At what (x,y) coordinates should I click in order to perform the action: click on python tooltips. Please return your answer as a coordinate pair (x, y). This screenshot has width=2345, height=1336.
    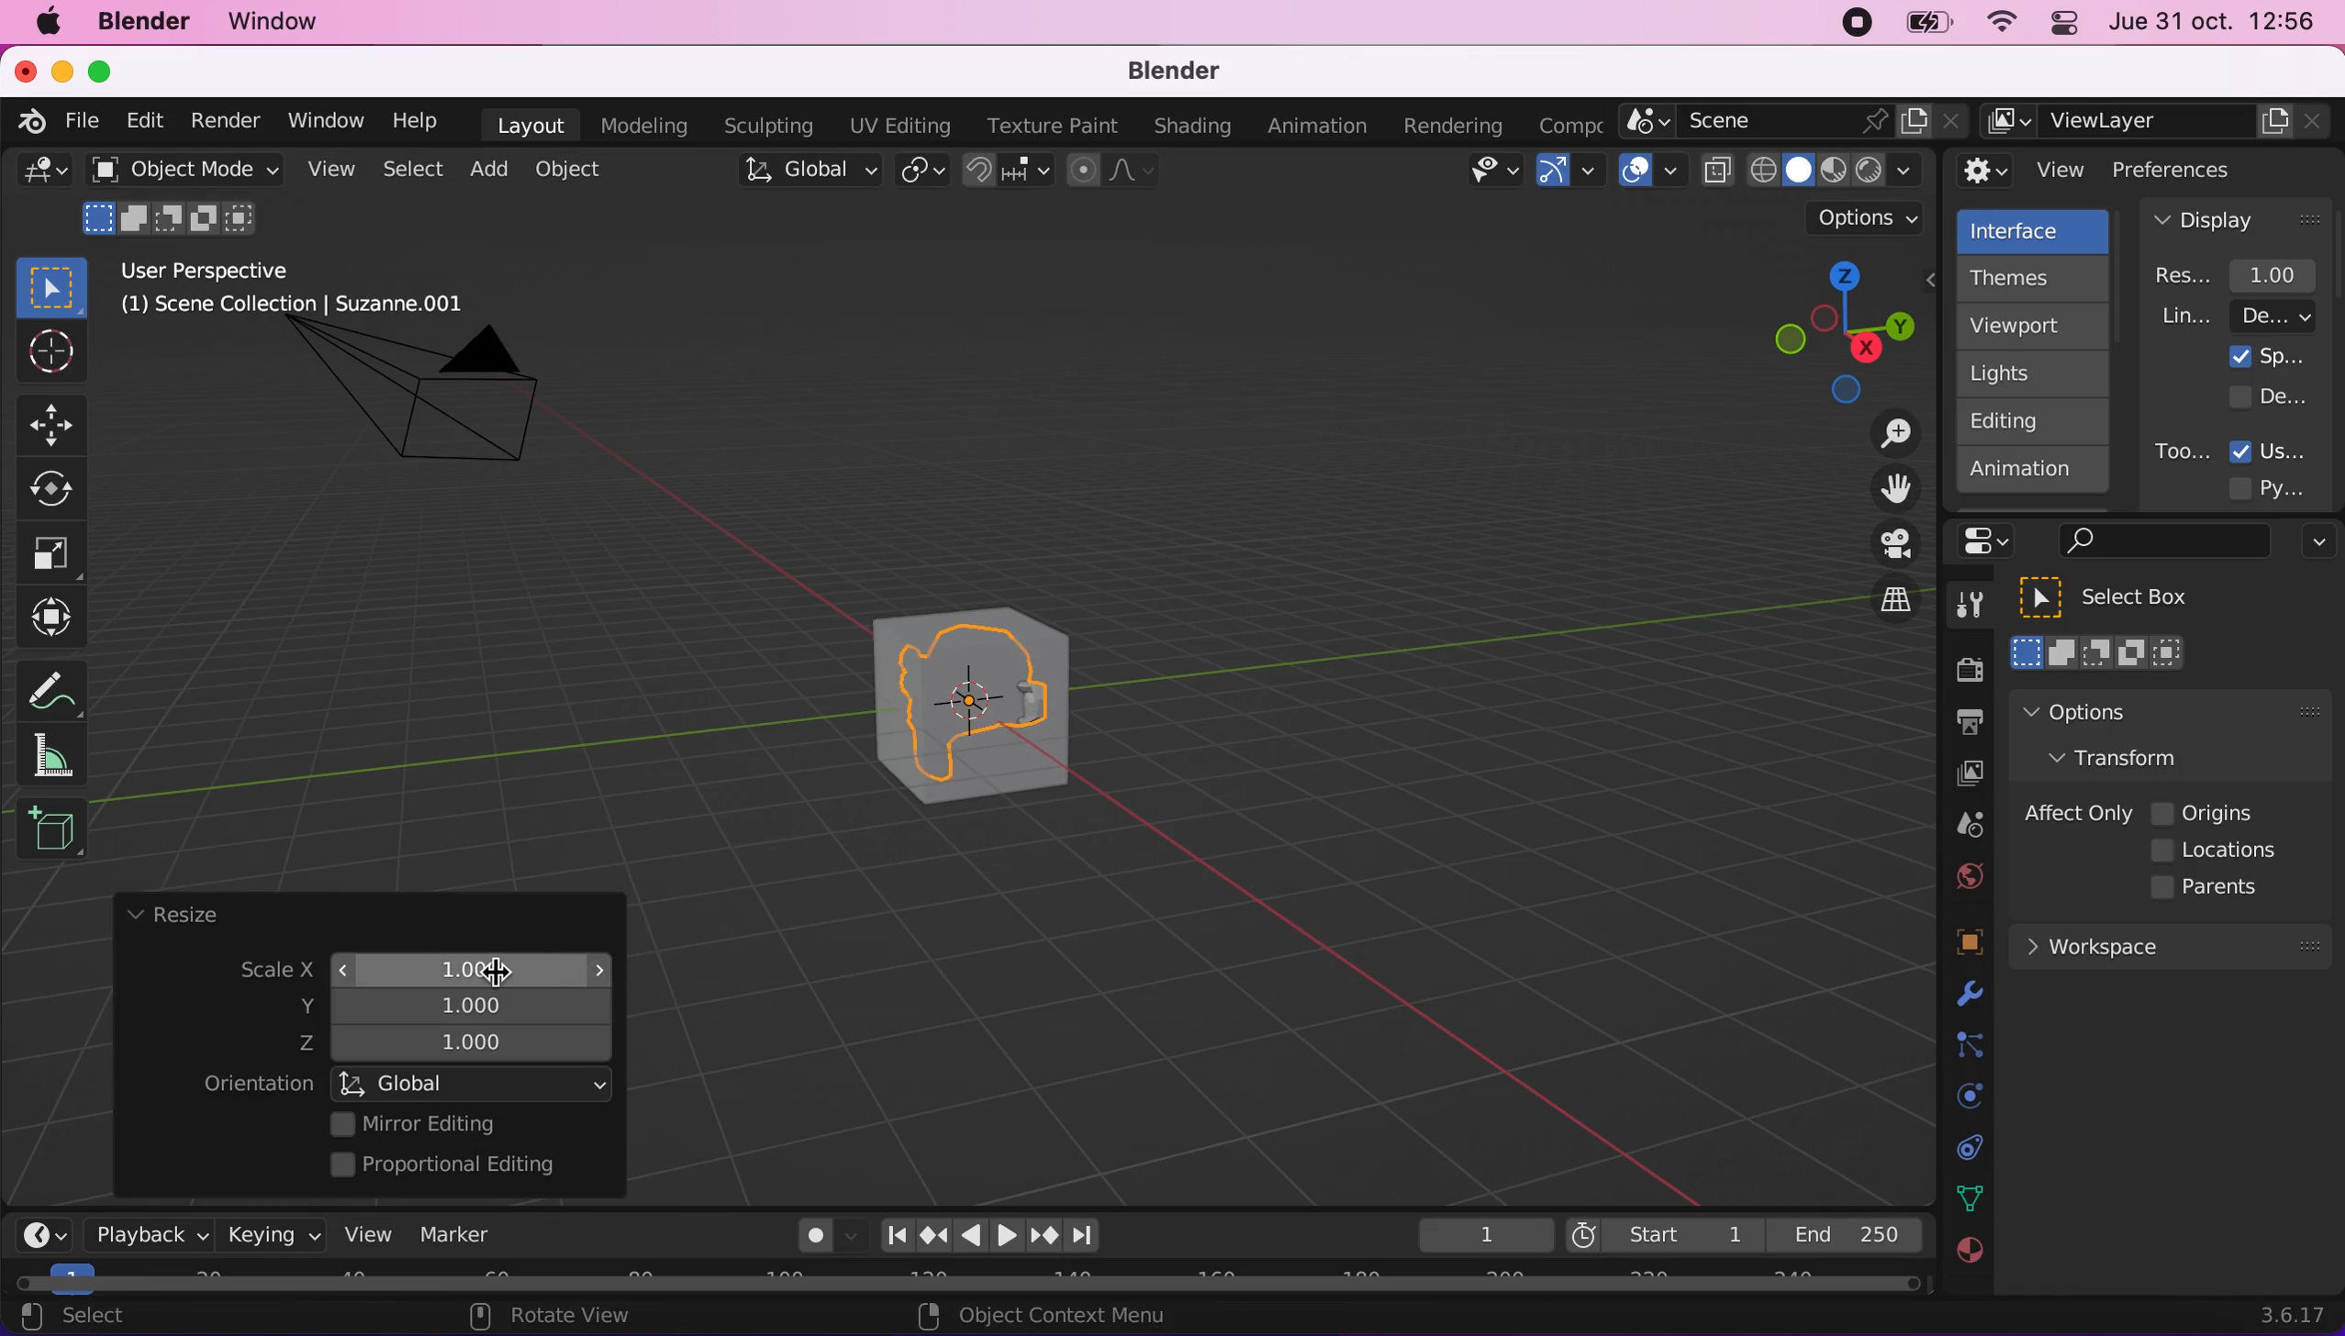
    Looking at the image, I should click on (2289, 485).